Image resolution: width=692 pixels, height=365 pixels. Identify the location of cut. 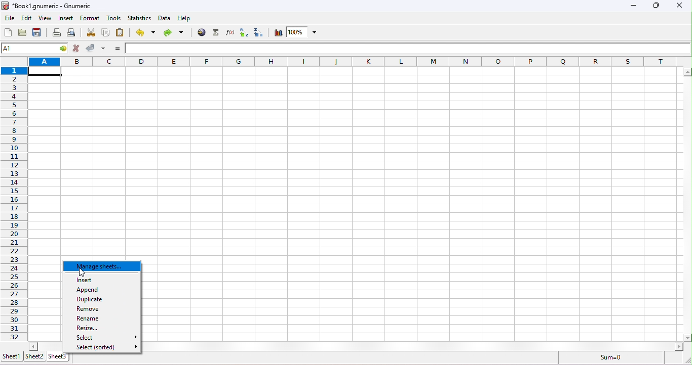
(90, 33).